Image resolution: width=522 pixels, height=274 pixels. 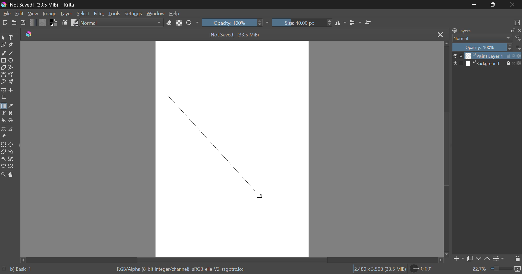 What do you see at coordinates (3, 82) in the screenshot?
I see `Dynamic Brush Tool` at bounding box center [3, 82].